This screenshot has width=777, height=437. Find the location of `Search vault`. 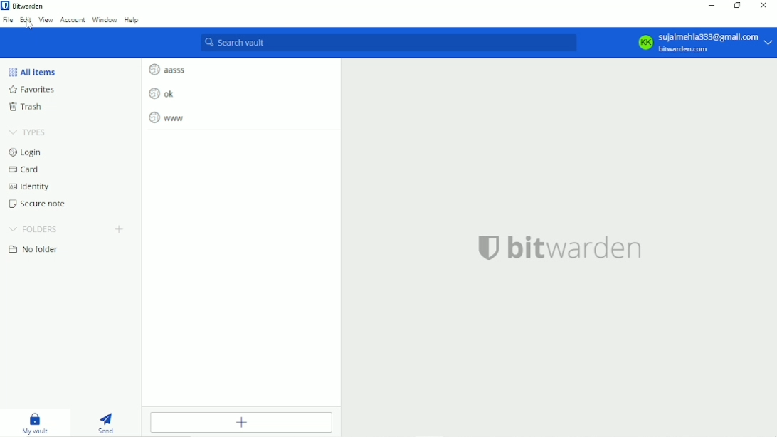

Search vault is located at coordinates (386, 44).